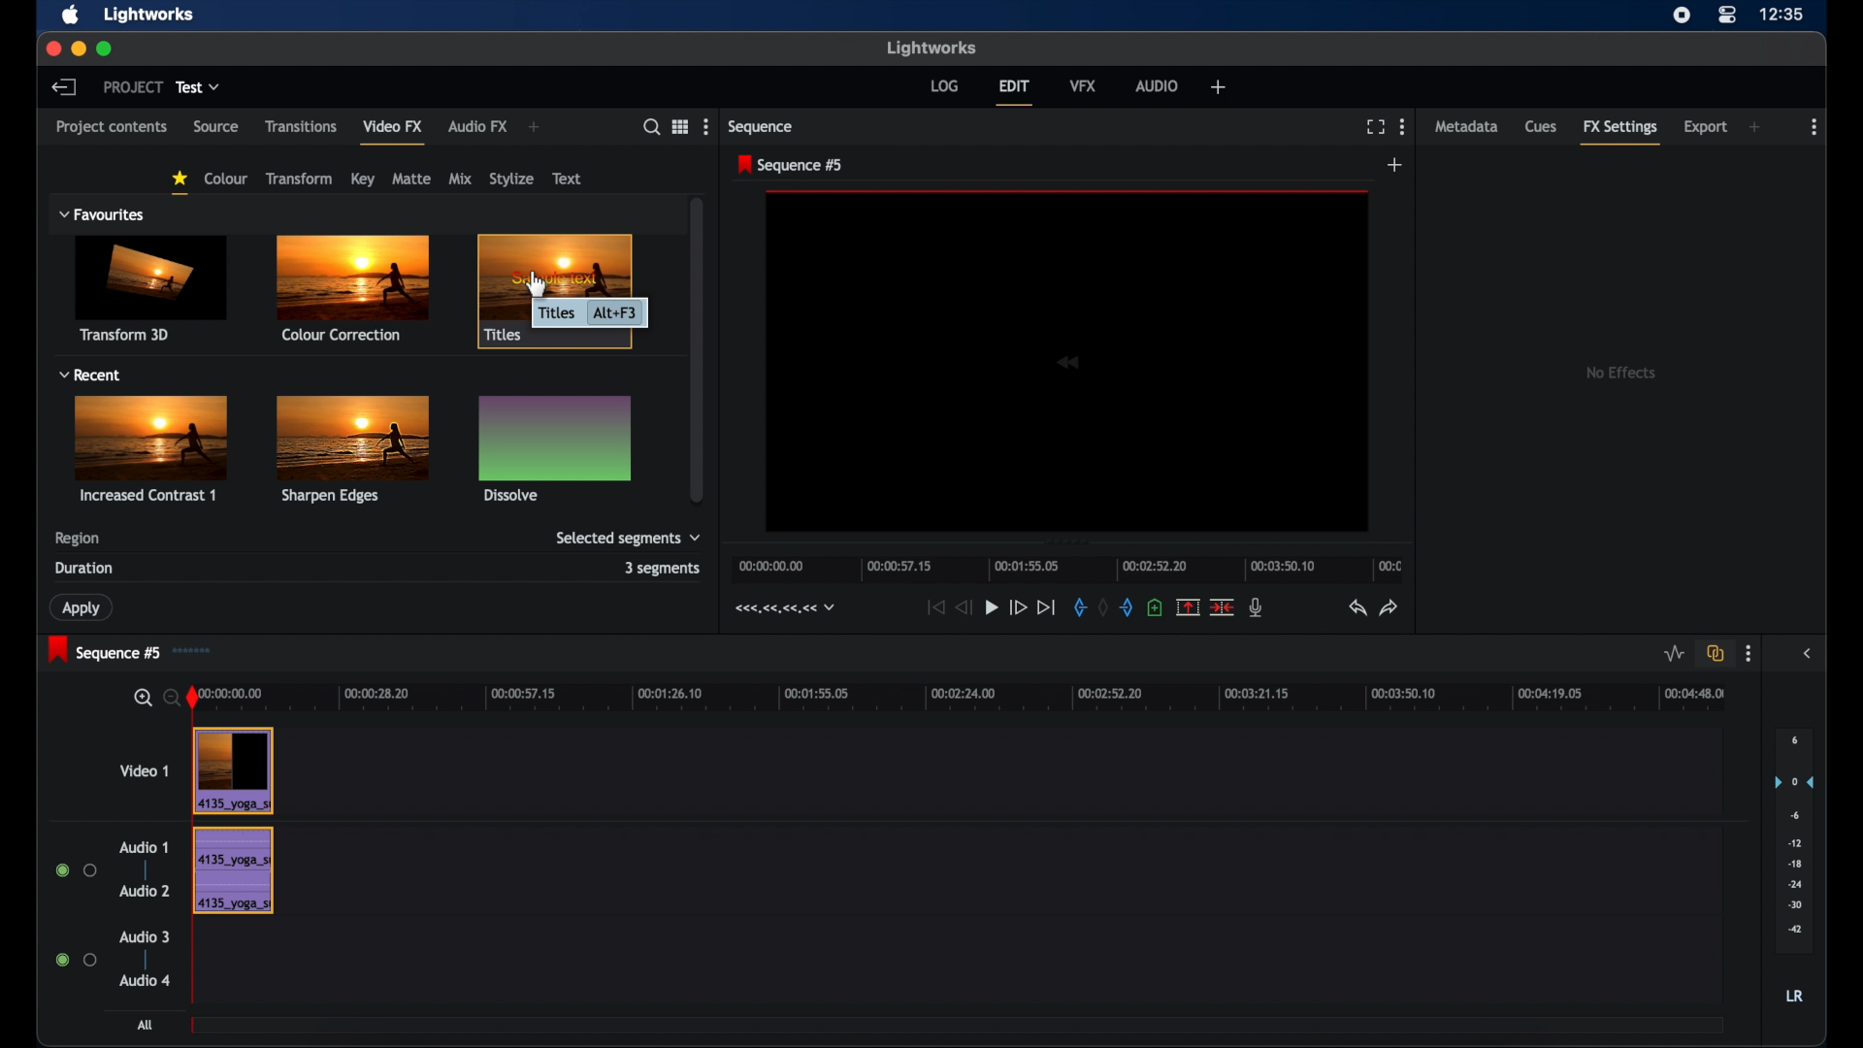 The image size is (1863, 1048). What do you see at coordinates (216, 127) in the screenshot?
I see `source` at bounding box center [216, 127].